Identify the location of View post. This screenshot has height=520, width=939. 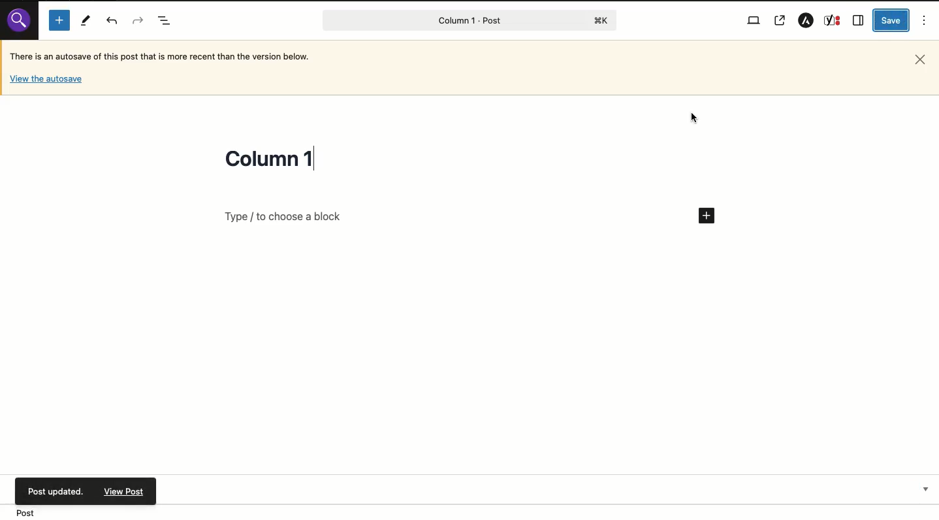
(780, 22).